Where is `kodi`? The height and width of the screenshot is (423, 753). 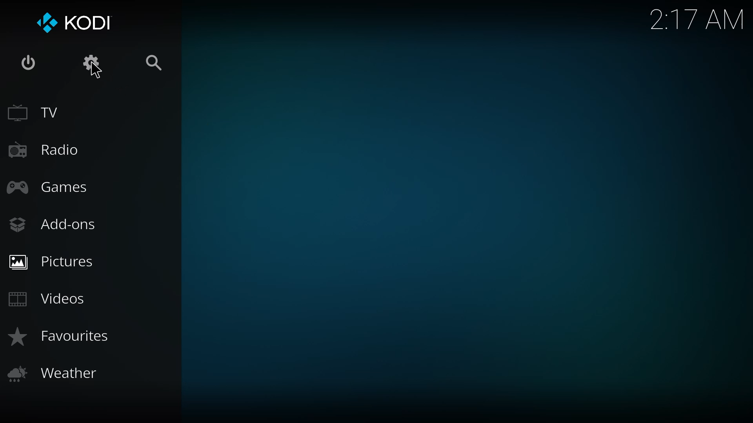
kodi is located at coordinates (73, 21).